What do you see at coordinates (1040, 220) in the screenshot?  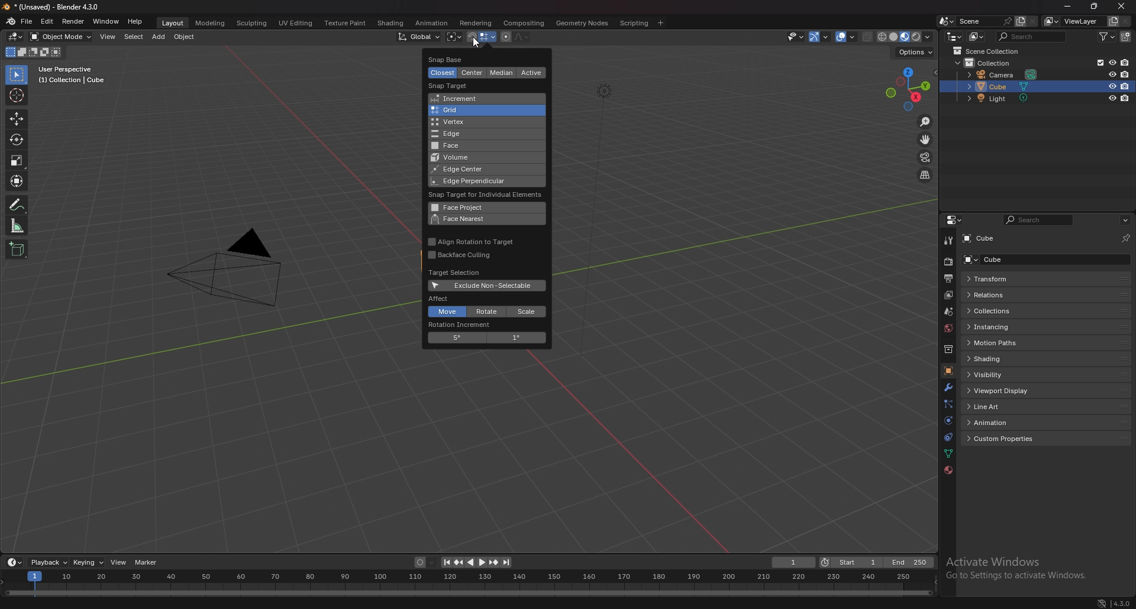 I see `search` at bounding box center [1040, 220].